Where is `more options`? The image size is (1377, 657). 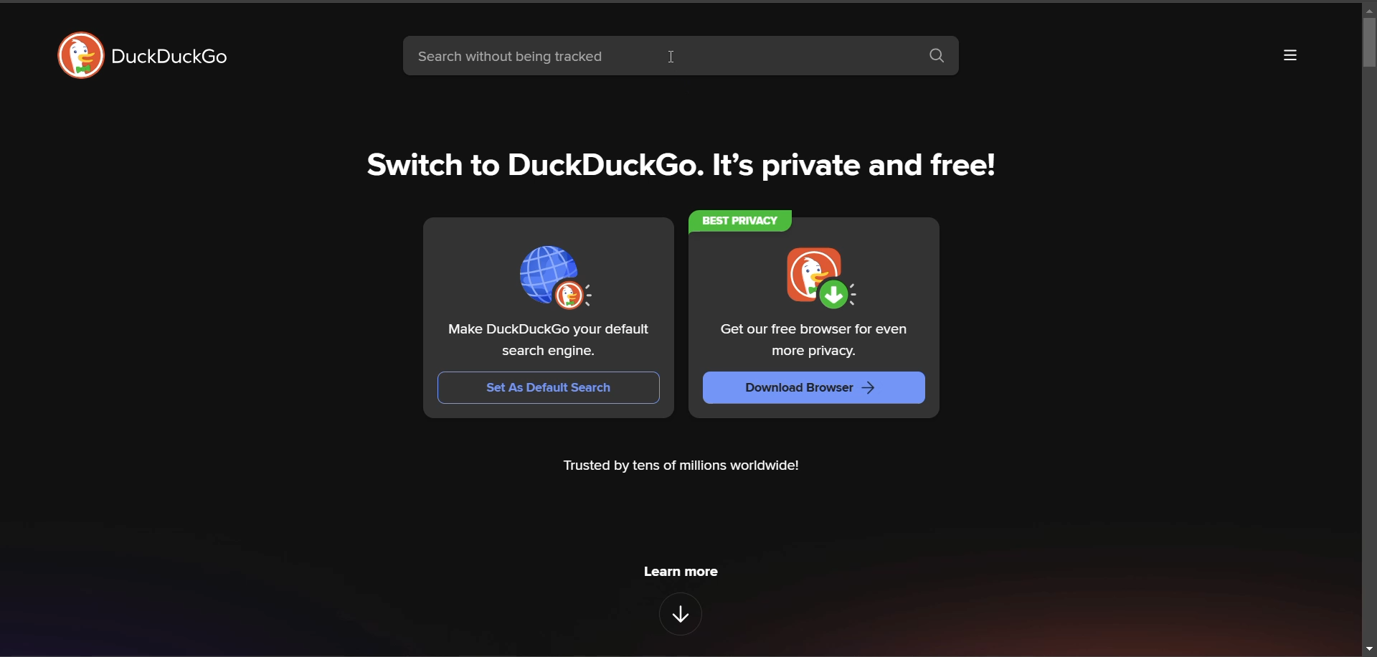
more options is located at coordinates (1290, 57).